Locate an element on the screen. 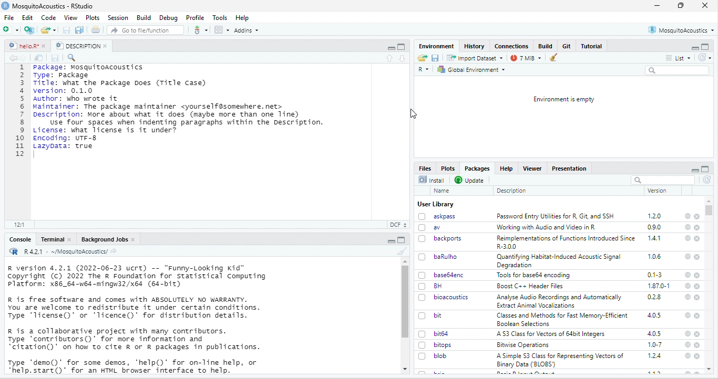  Password Entry Utilities for R. Git. and SSH is located at coordinates (556, 216).